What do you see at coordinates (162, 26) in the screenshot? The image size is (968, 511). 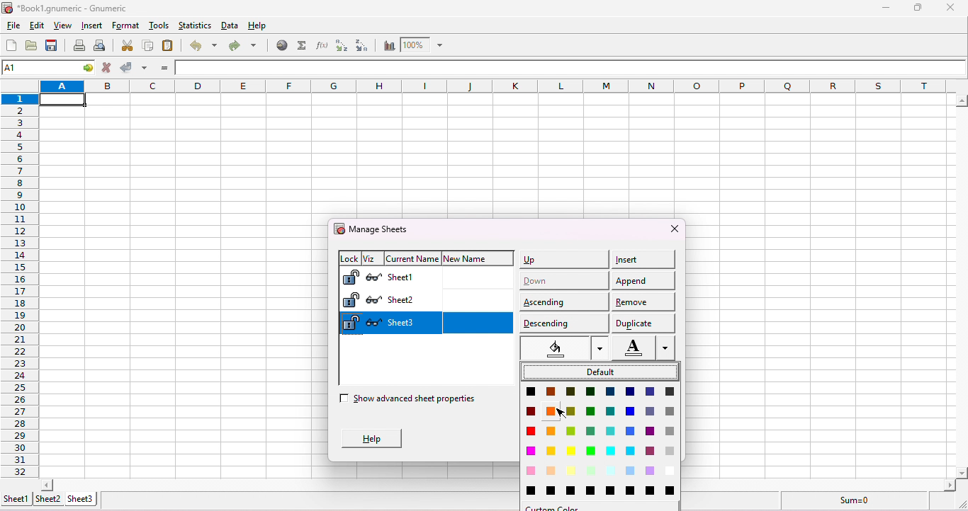 I see `tools` at bounding box center [162, 26].